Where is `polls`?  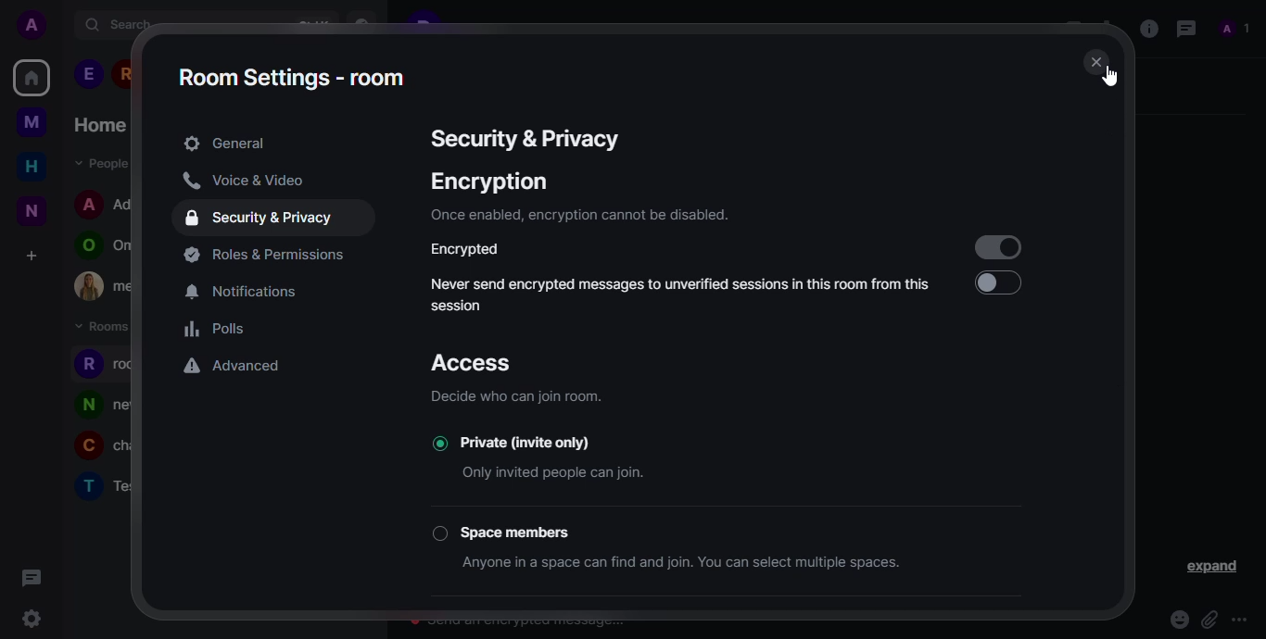 polls is located at coordinates (217, 330).